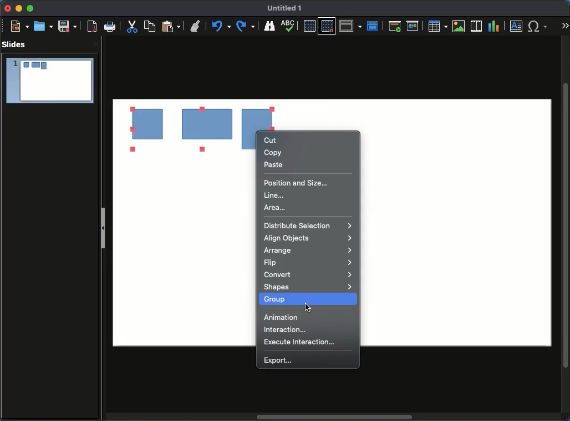 This screenshot has width=570, height=421. What do you see at coordinates (283, 317) in the screenshot?
I see `Animation` at bounding box center [283, 317].